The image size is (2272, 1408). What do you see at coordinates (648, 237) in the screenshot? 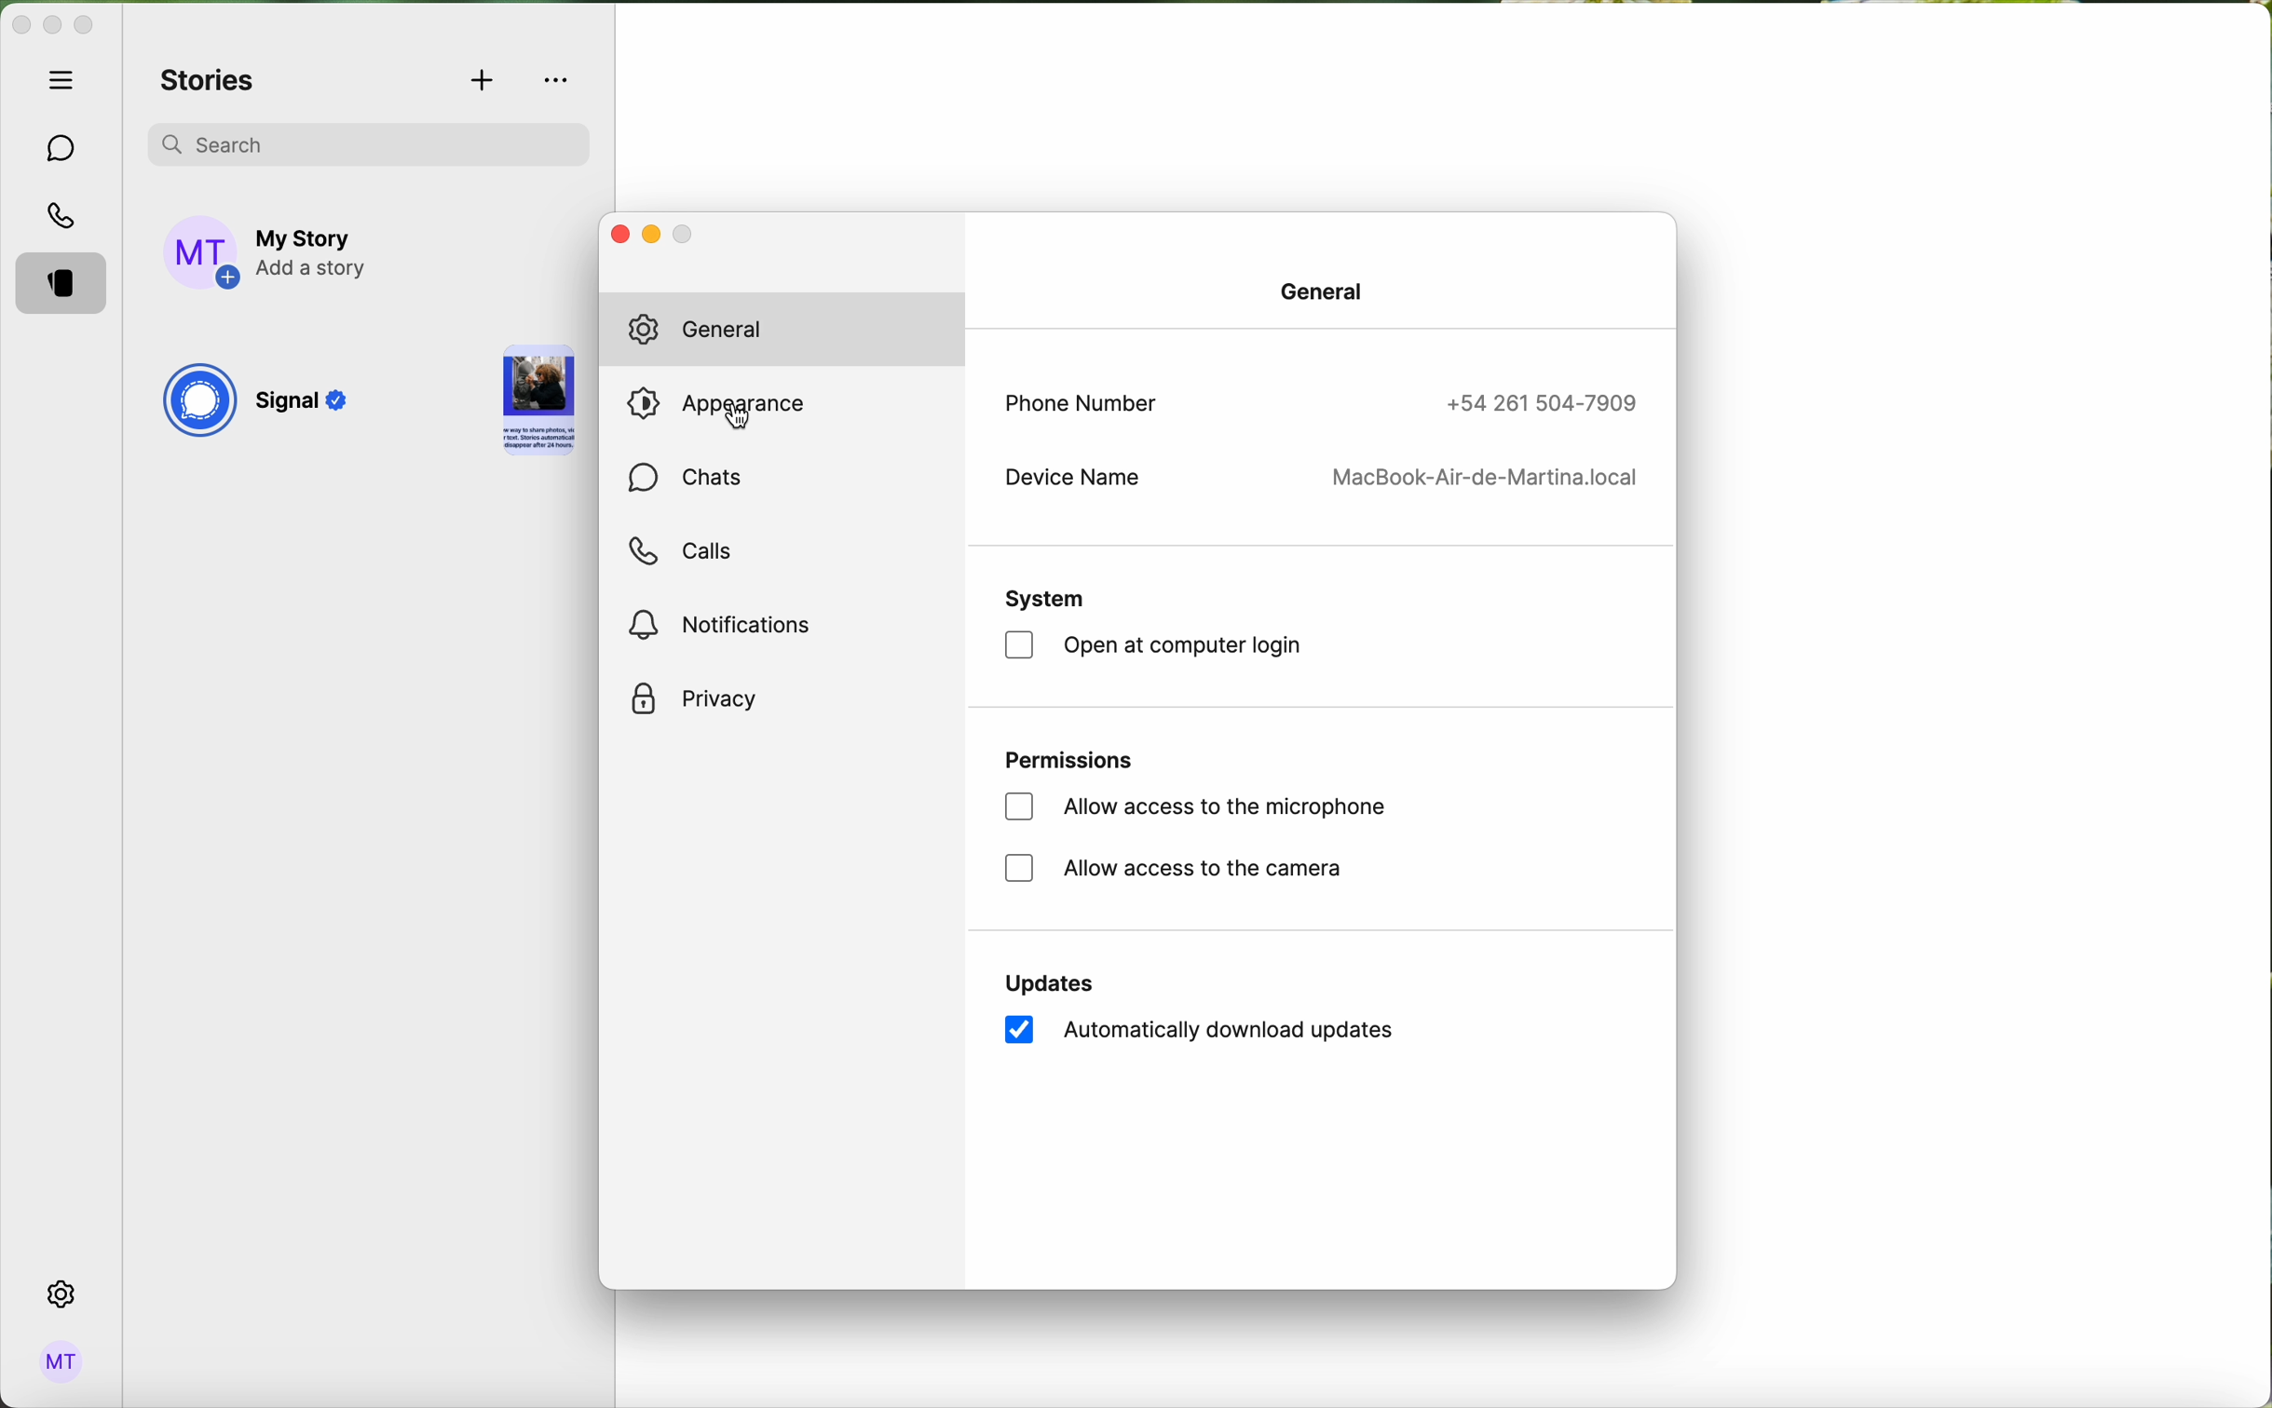
I see `minimize` at bounding box center [648, 237].